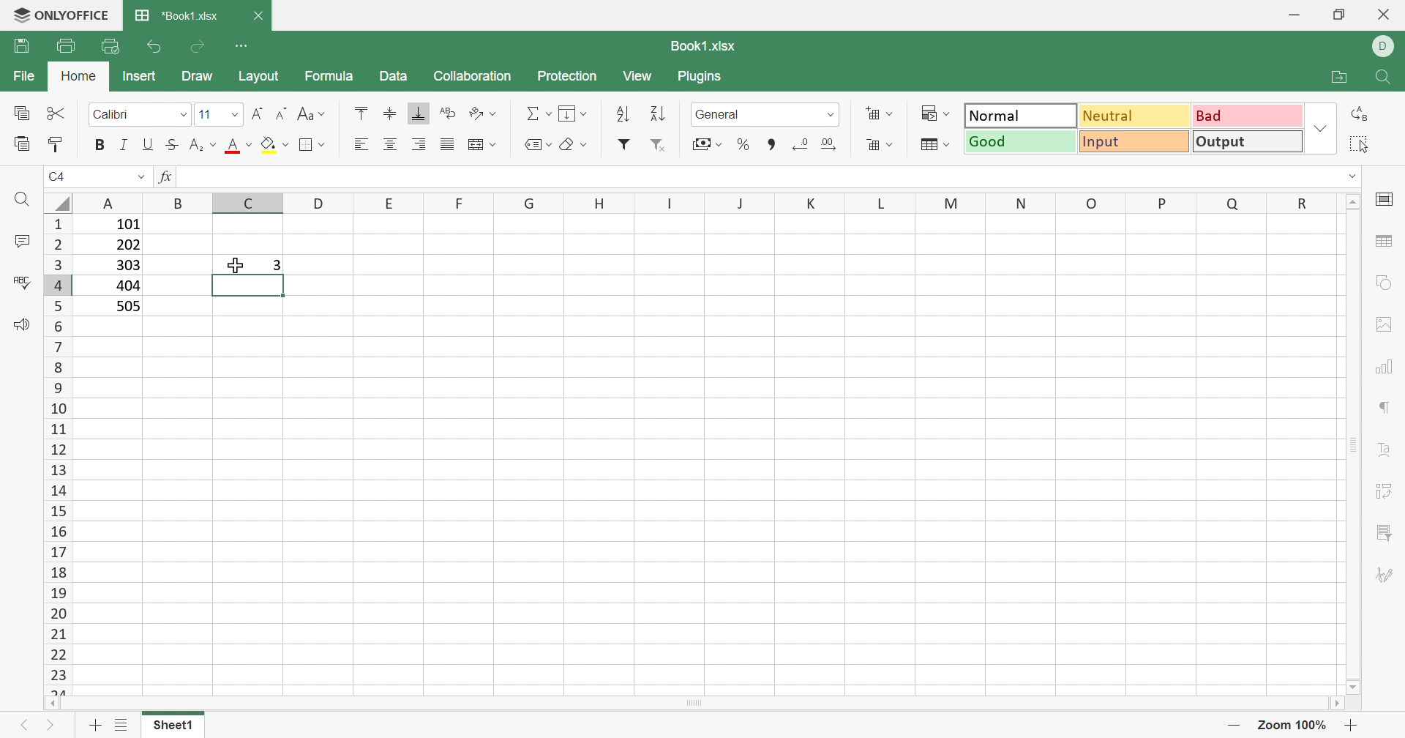 The image size is (1405, 738). What do you see at coordinates (658, 115) in the screenshot?
I see `Descending order` at bounding box center [658, 115].